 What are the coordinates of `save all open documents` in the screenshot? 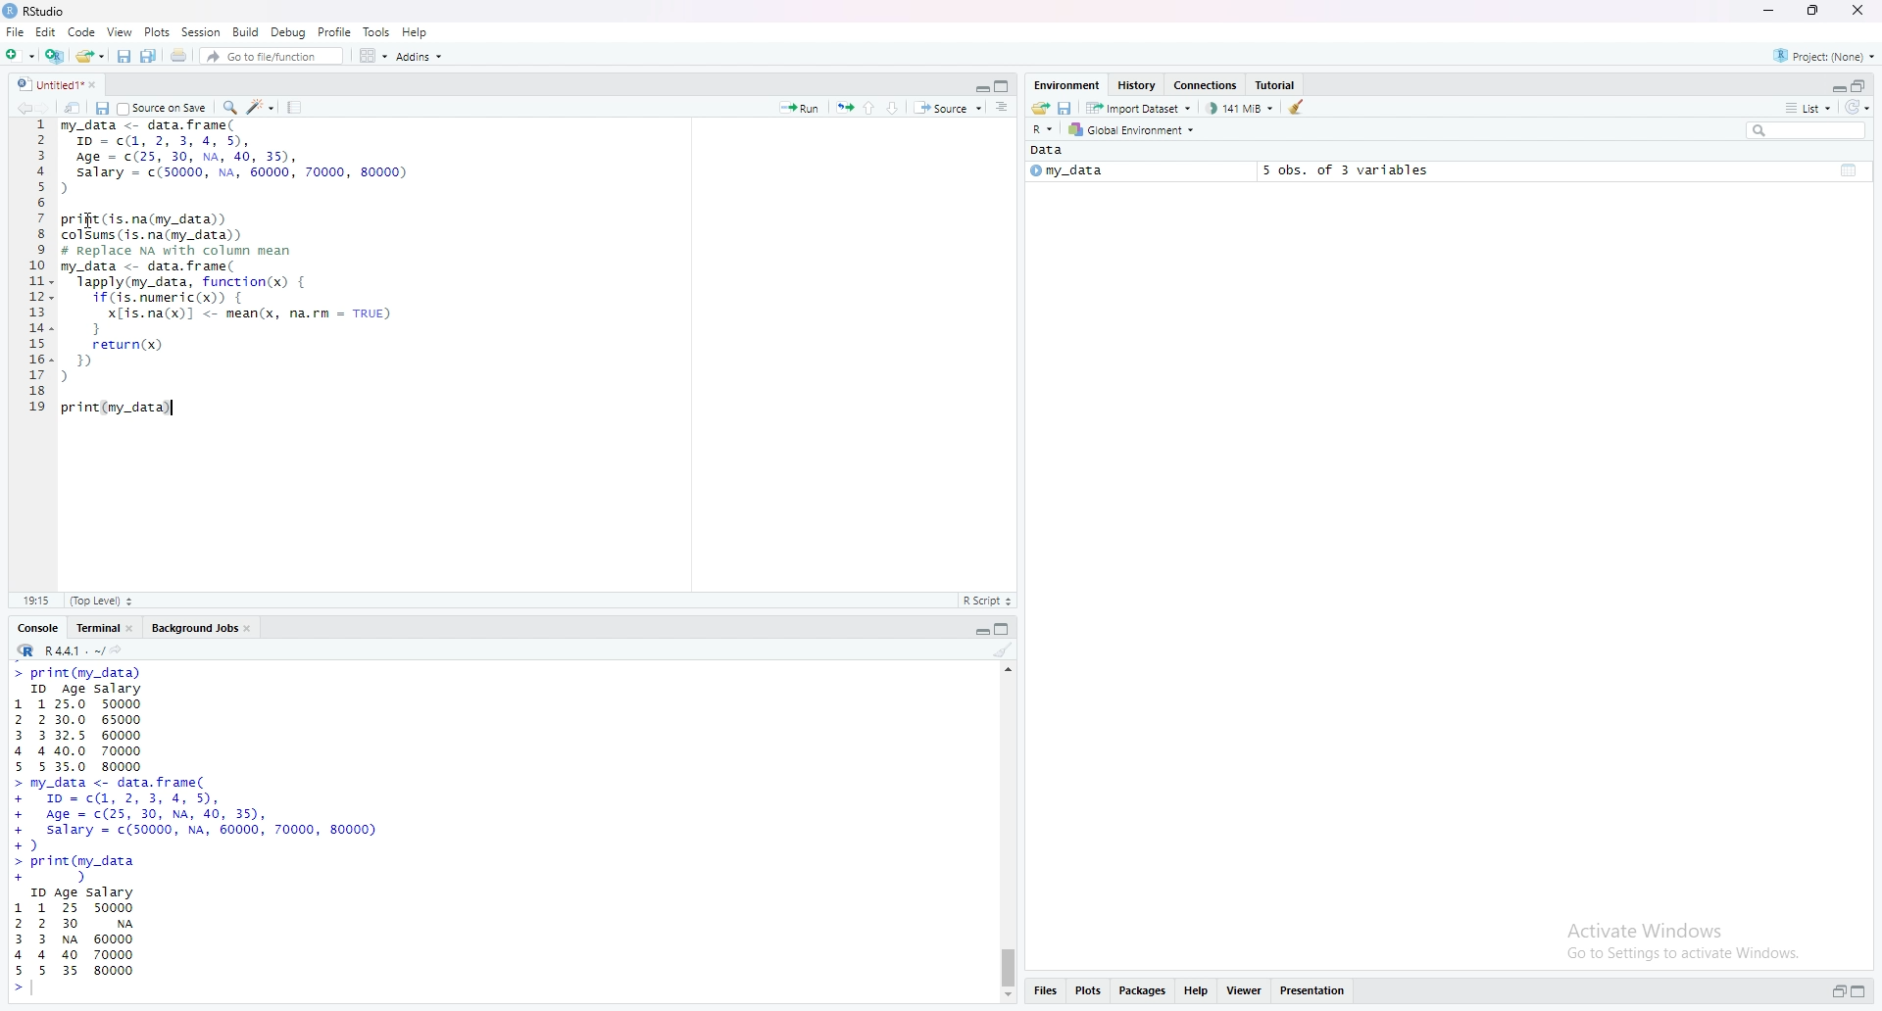 It's located at (149, 56).